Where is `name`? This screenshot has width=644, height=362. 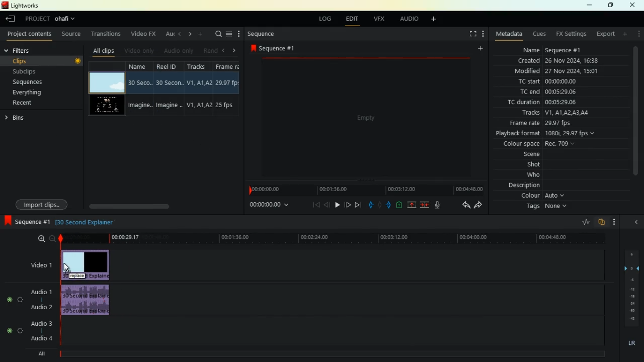 name is located at coordinates (550, 51).